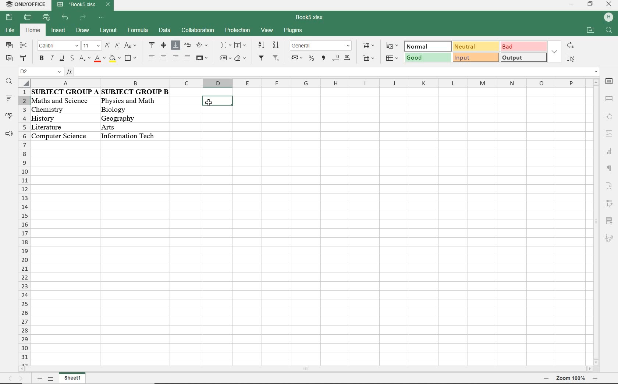 The width and height of the screenshot is (618, 384). What do you see at coordinates (608, 17) in the screenshot?
I see `hp` at bounding box center [608, 17].